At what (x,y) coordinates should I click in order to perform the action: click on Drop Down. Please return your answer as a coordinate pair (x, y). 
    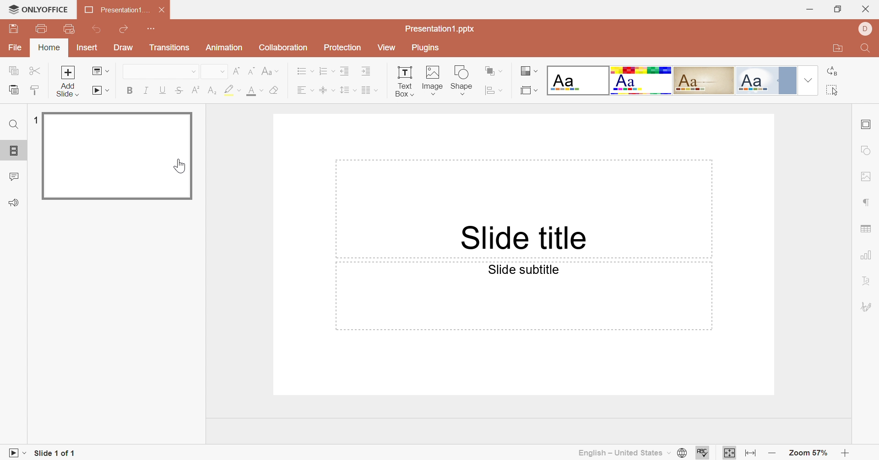
    Looking at the image, I should click on (222, 71).